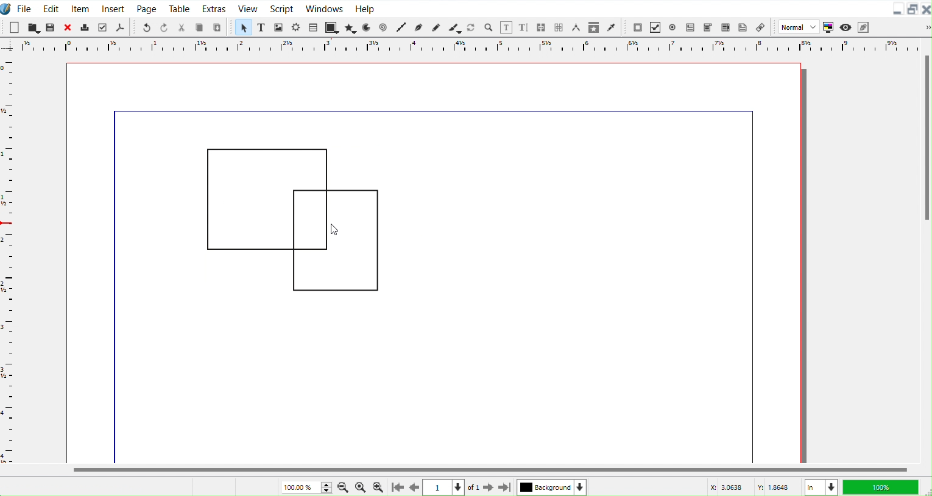 This screenshot has height=496, width=932. Describe the element at coordinates (752, 291) in the screenshot. I see `line` at that location.